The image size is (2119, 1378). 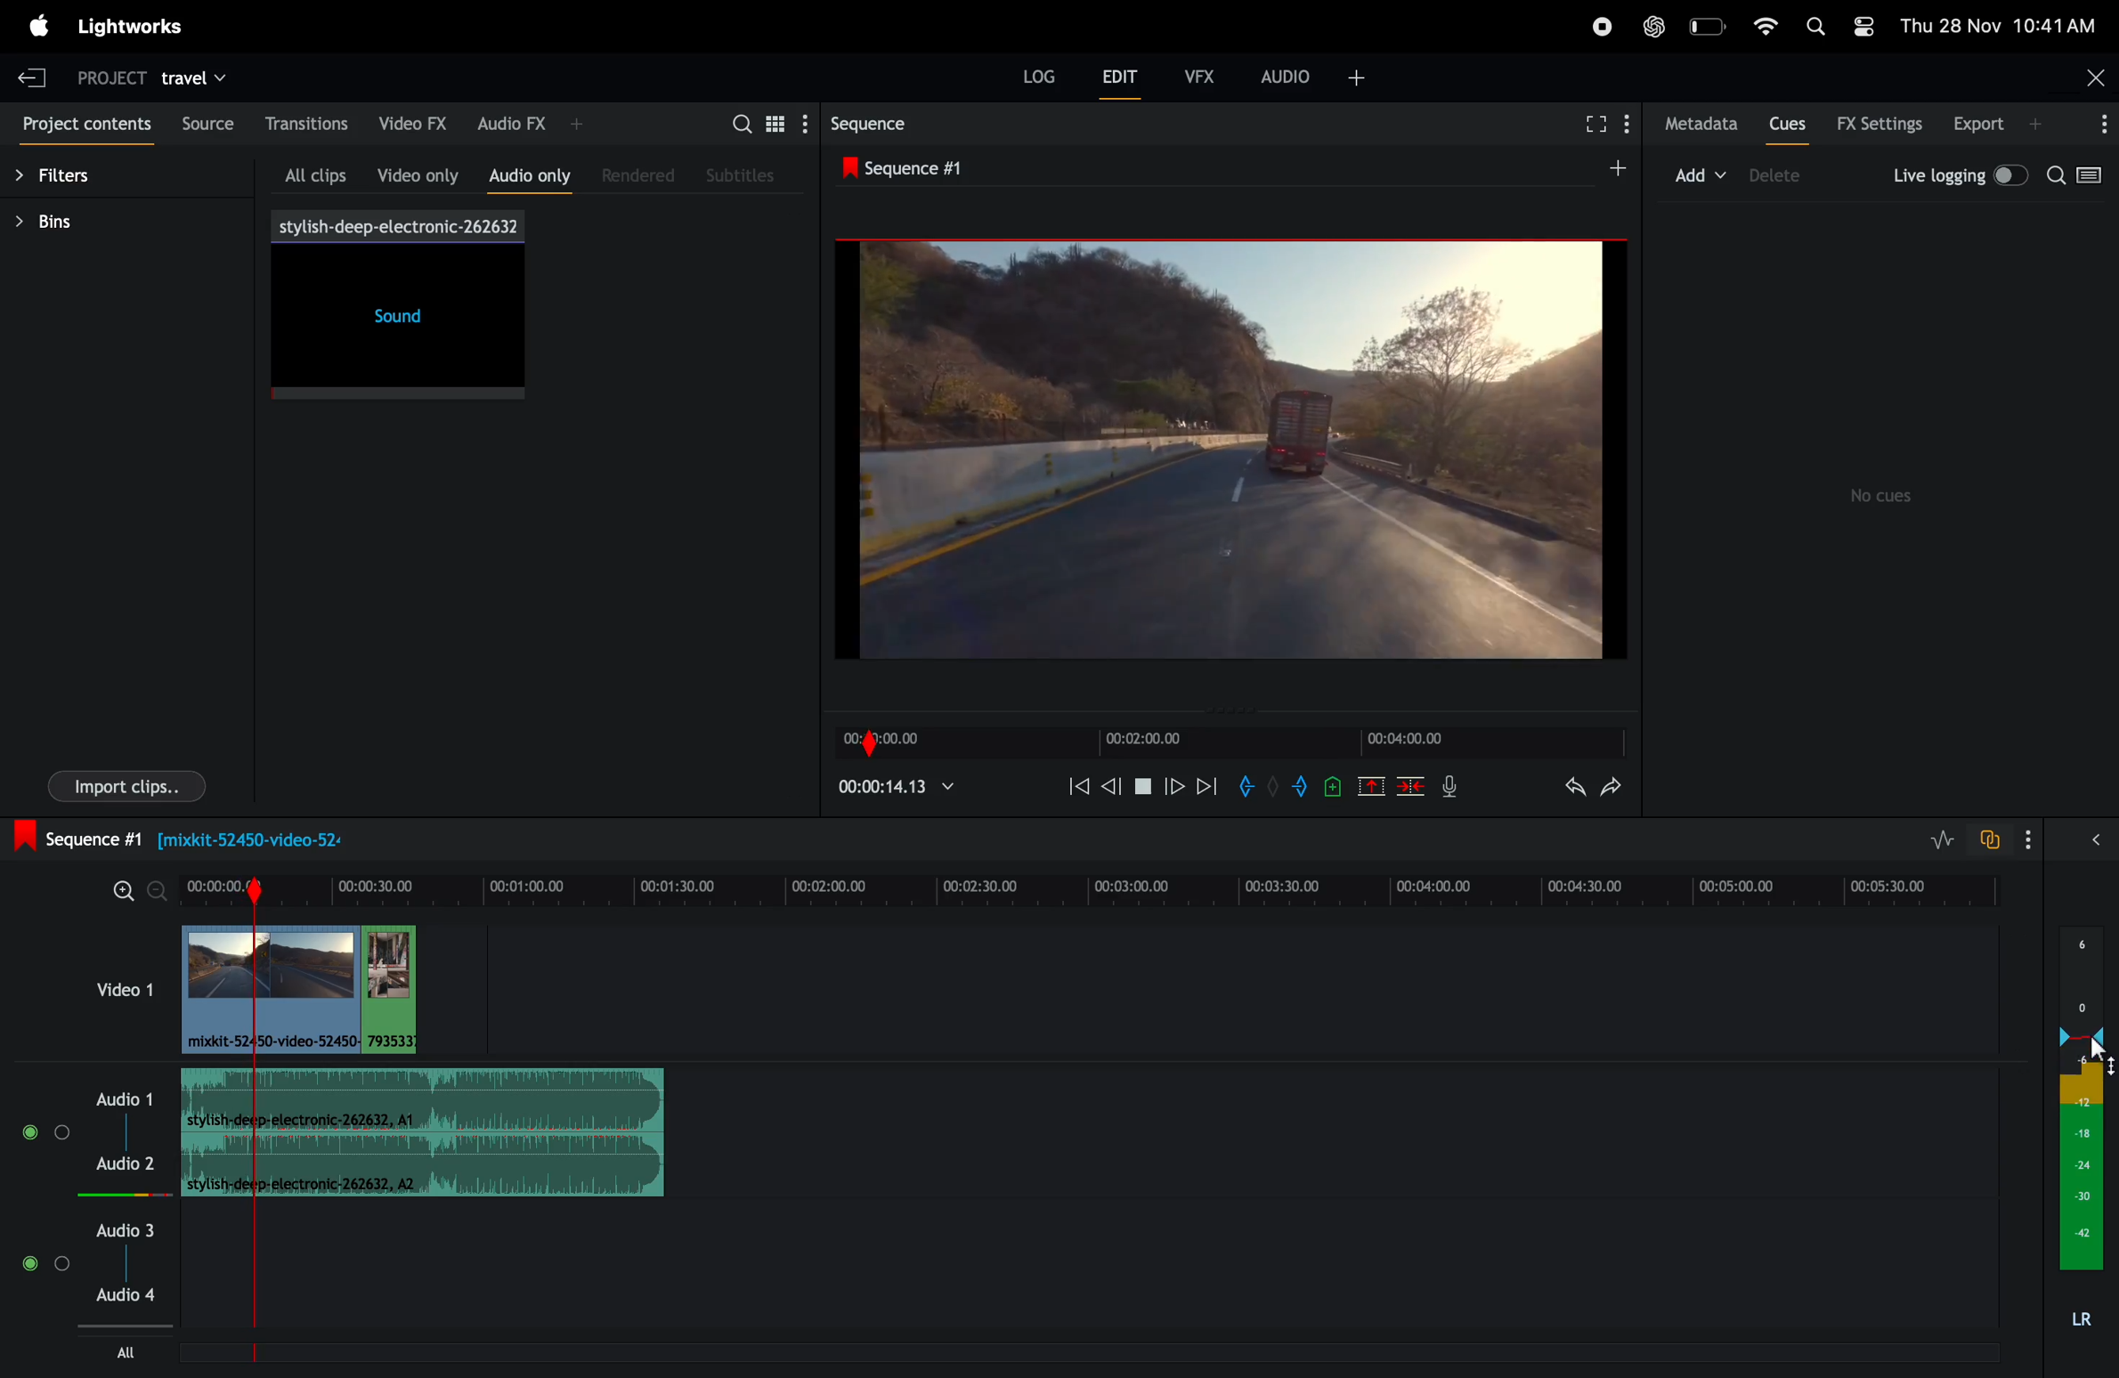 I want to click on imports, so click(x=125, y=785).